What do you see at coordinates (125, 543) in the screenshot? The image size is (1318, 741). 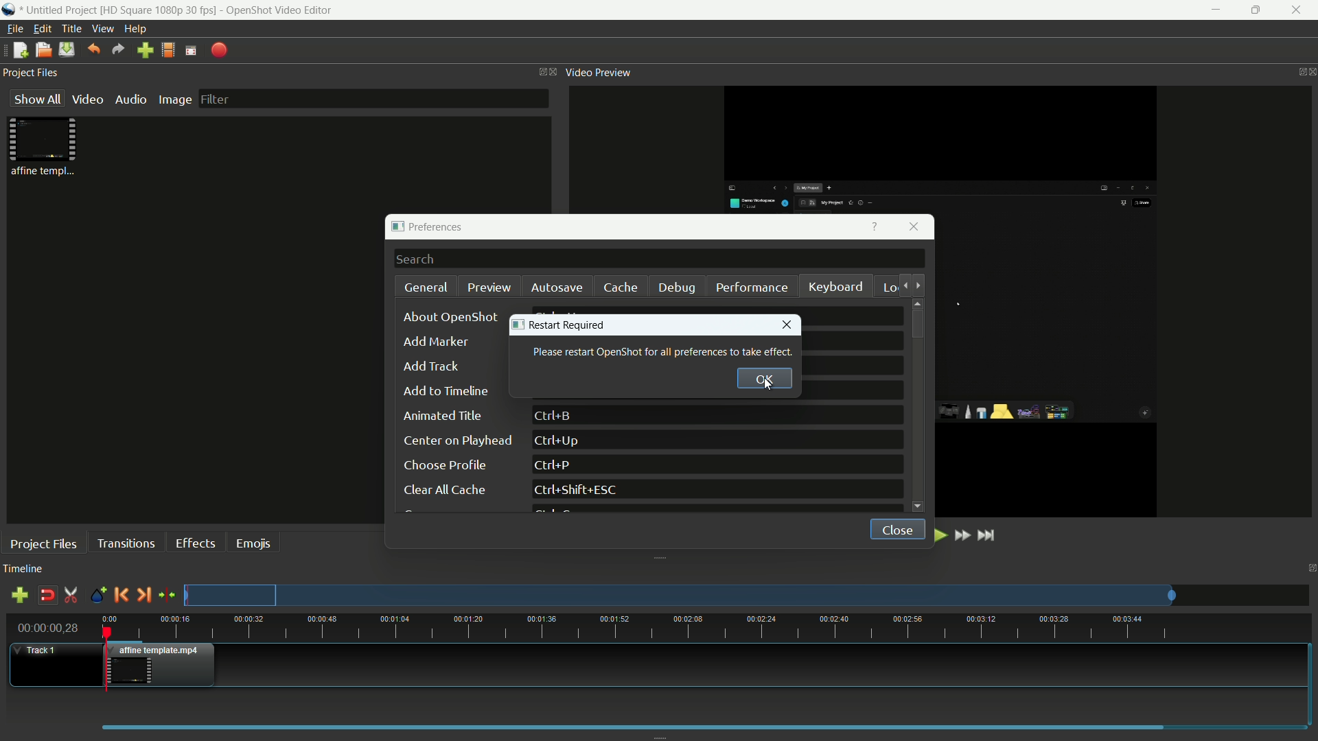 I see `transitions` at bounding box center [125, 543].